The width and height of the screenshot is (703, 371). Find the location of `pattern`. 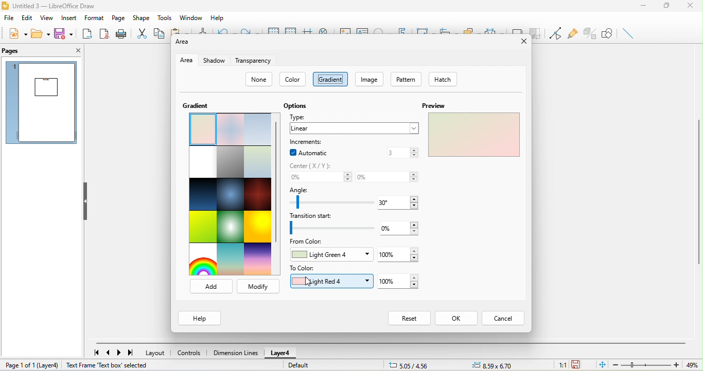

pattern is located at coordinates (409, 80).